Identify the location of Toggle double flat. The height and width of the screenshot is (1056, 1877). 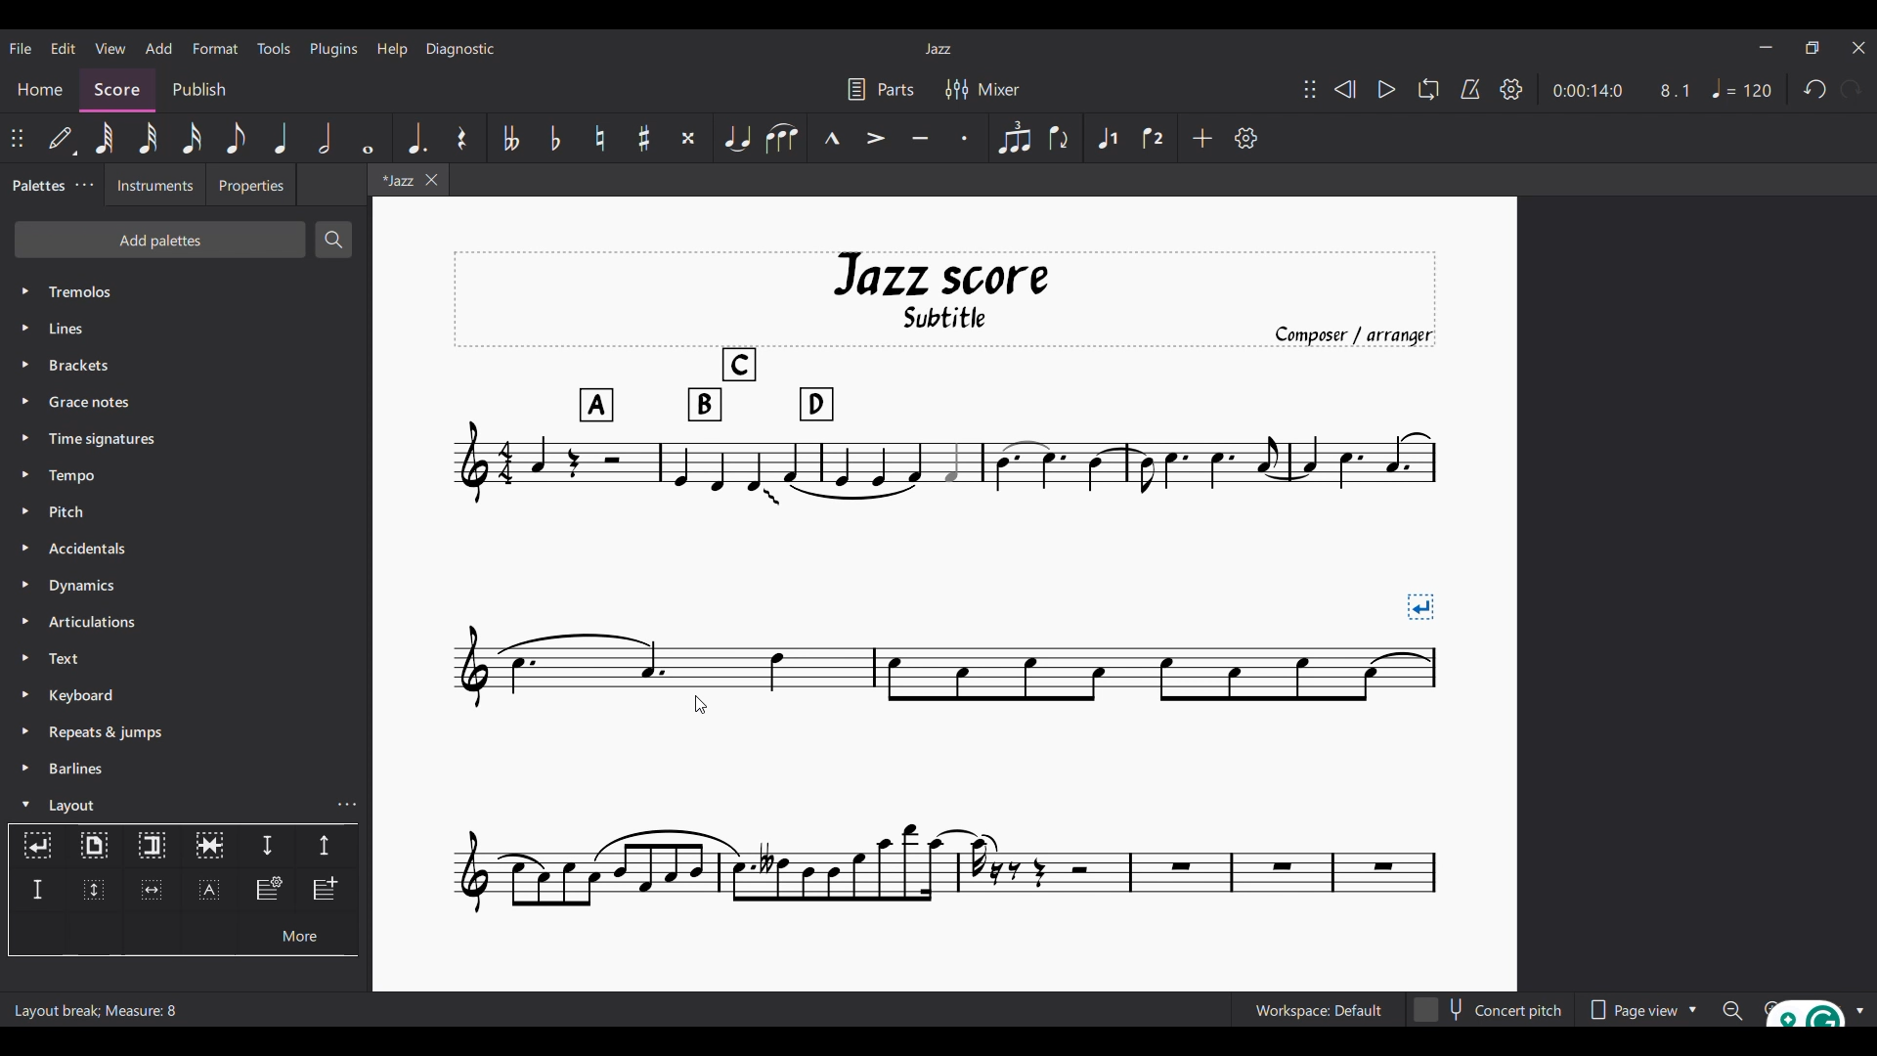
(509, 138).